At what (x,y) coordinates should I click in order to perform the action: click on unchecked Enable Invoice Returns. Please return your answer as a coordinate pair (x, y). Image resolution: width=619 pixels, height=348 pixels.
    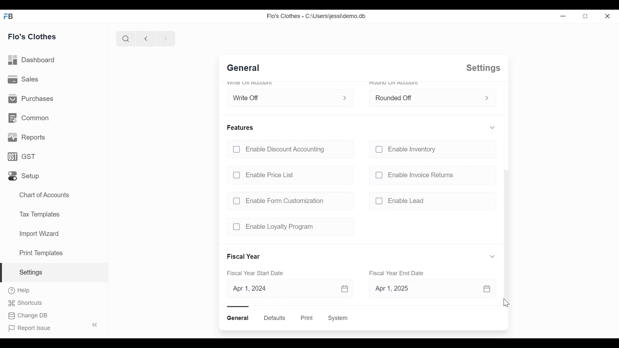
    Looking at the image, I should click on (430, 175).